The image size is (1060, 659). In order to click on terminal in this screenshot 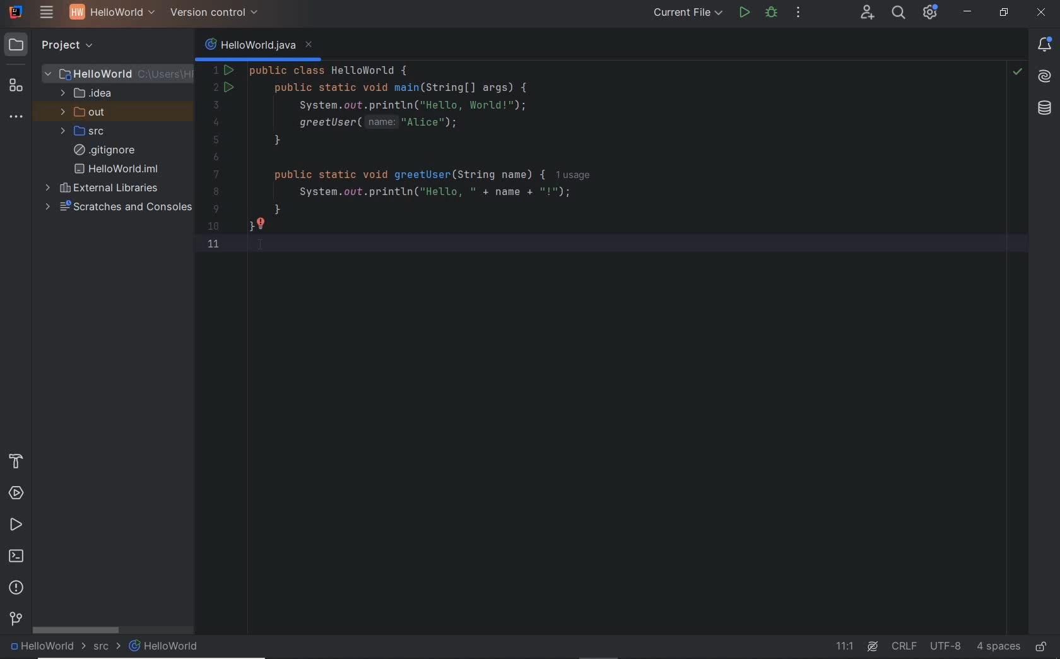, I will do `click(18, 557)`.